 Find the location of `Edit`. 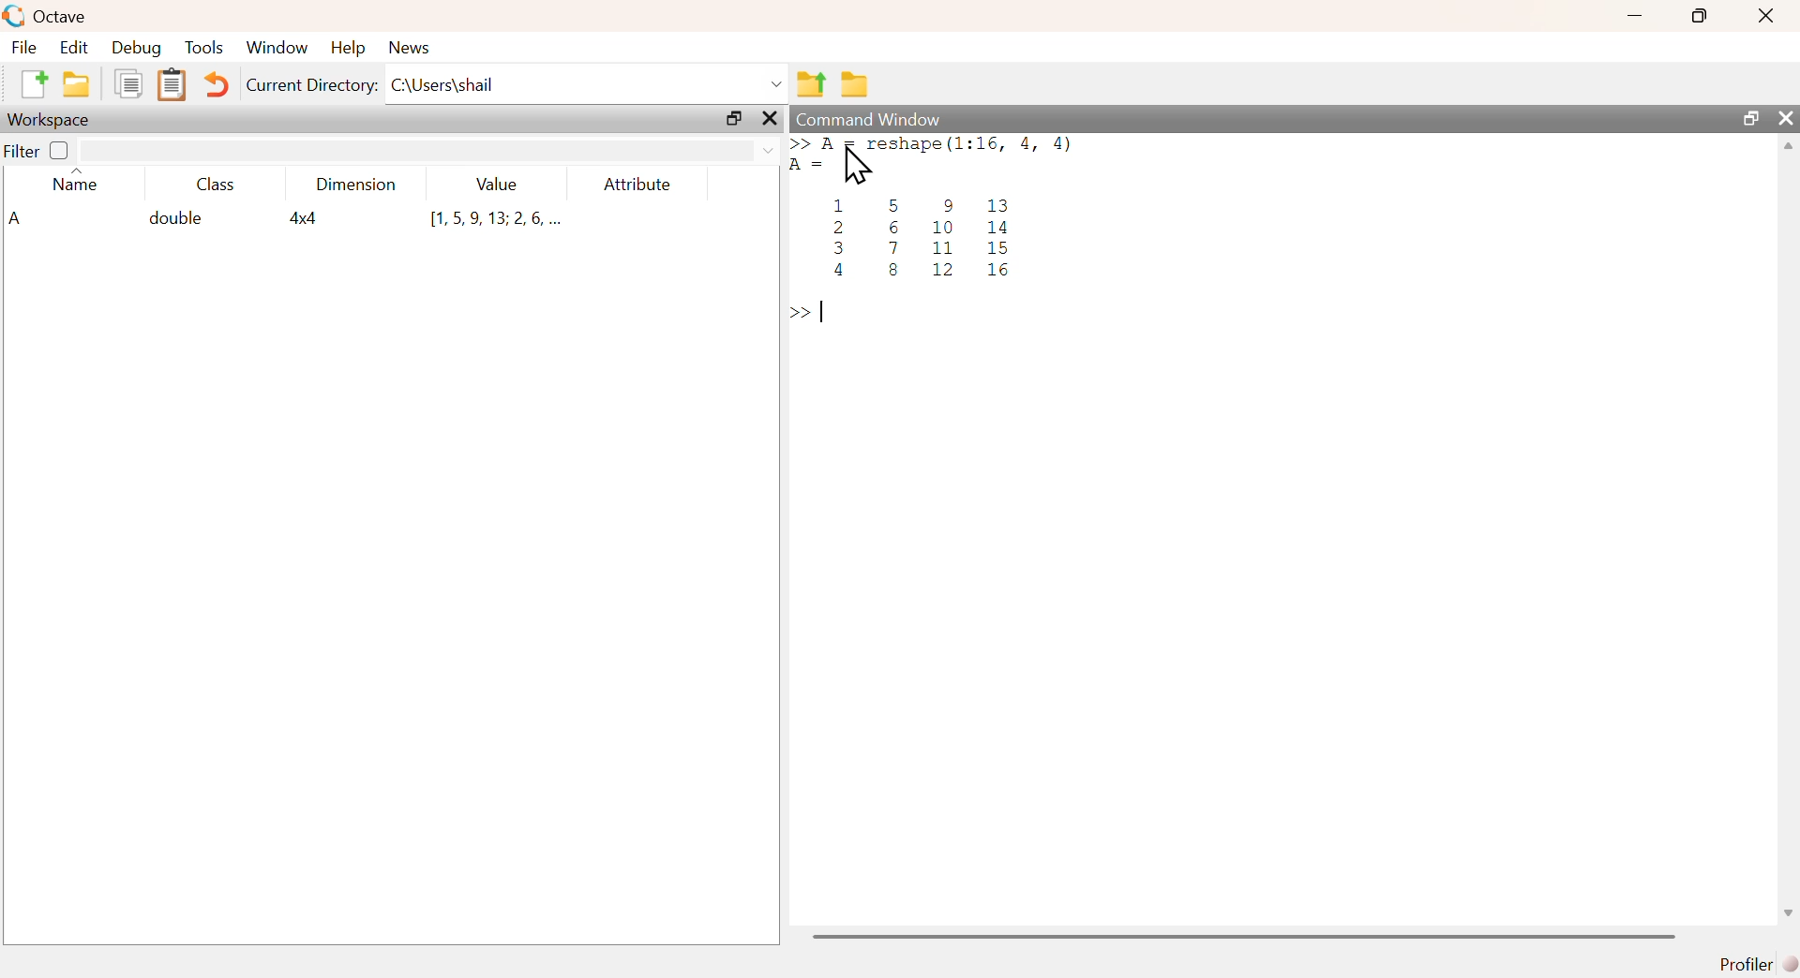

Edit is located at coordinates (76, 47).